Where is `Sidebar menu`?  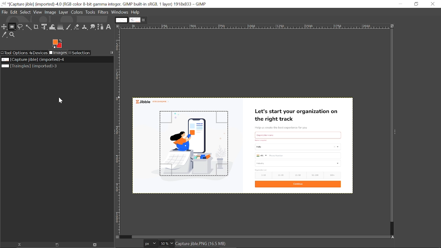 Sidebar menu is located at coordinates (113, 133).